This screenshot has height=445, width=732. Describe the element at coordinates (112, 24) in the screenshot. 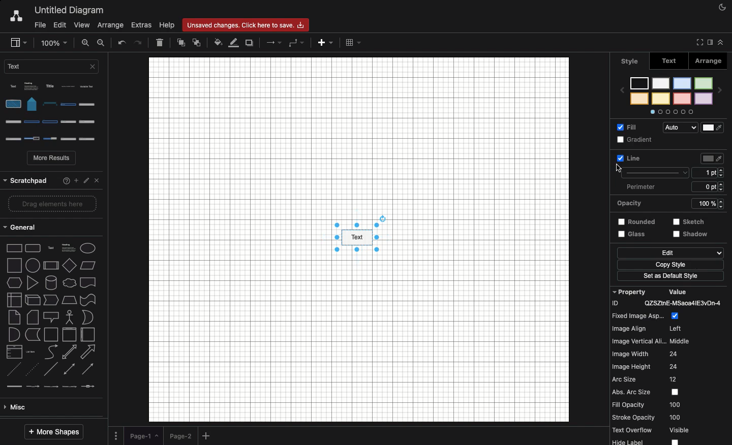

I see `Arrange` at that location.